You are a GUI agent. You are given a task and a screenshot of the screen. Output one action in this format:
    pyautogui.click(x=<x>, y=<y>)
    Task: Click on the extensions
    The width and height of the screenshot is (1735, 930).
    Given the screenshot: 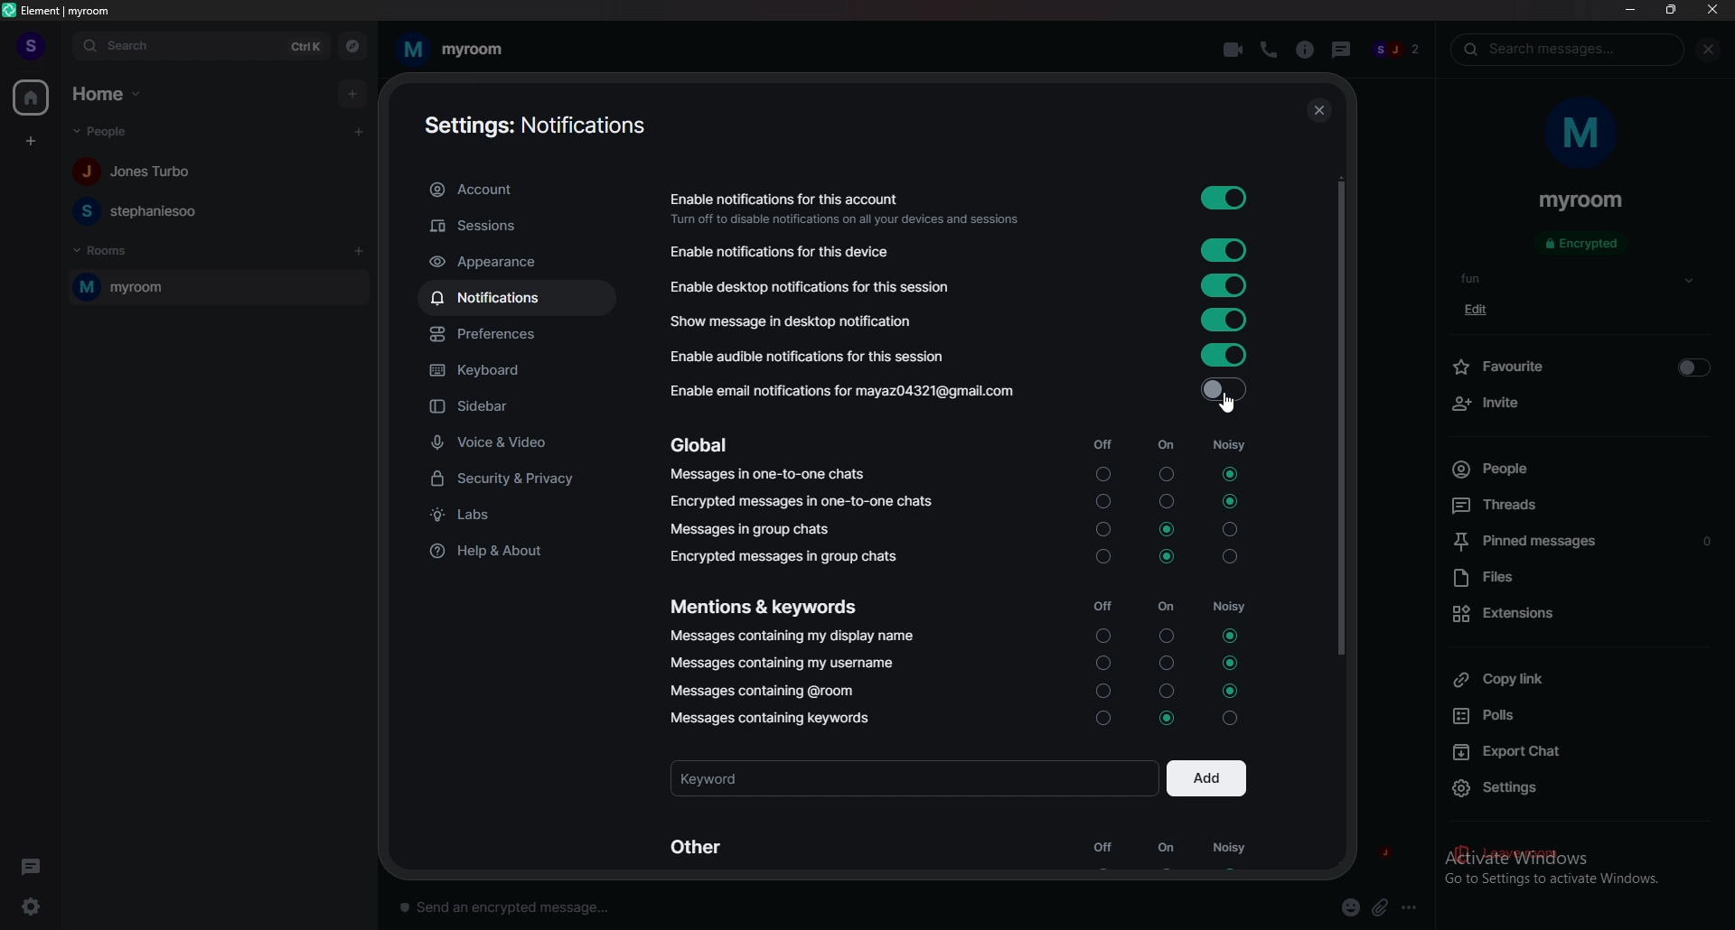 What is the action you would take?
    pyautogui.click(x=1578, y=613)
    